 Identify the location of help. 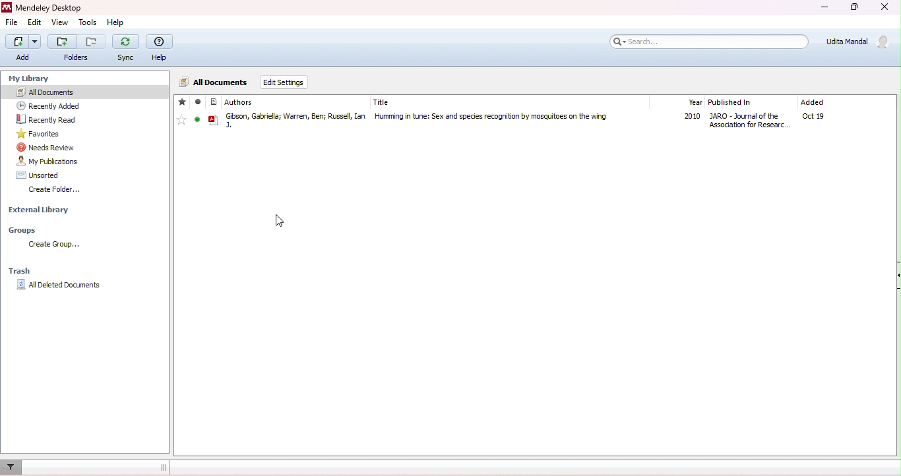
(116, 23).